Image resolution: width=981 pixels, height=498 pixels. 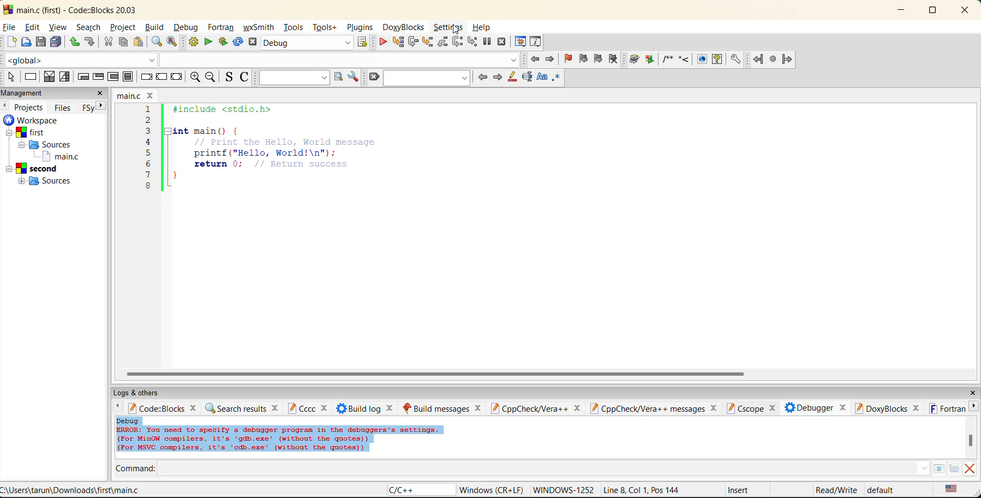 What do you see at coordinates (196, 78) in the screenshot?
I see `zoom in` at bounding box center [196, 78].